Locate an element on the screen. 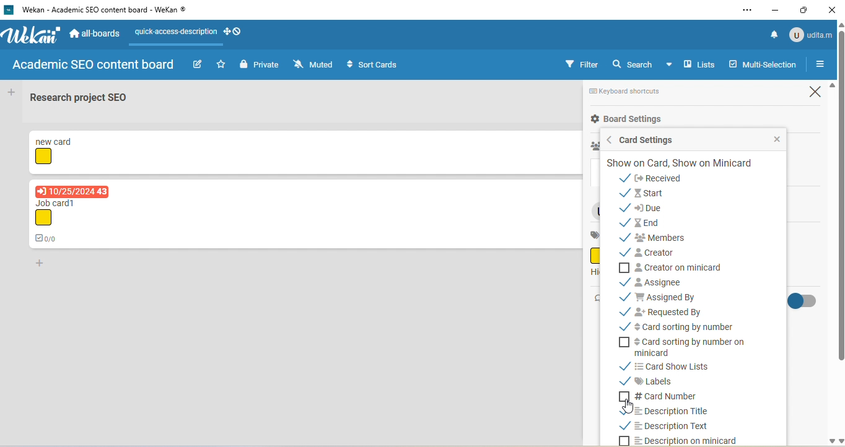 This screenshot has height=447, width=845. close is located at coordinates (834, 9).